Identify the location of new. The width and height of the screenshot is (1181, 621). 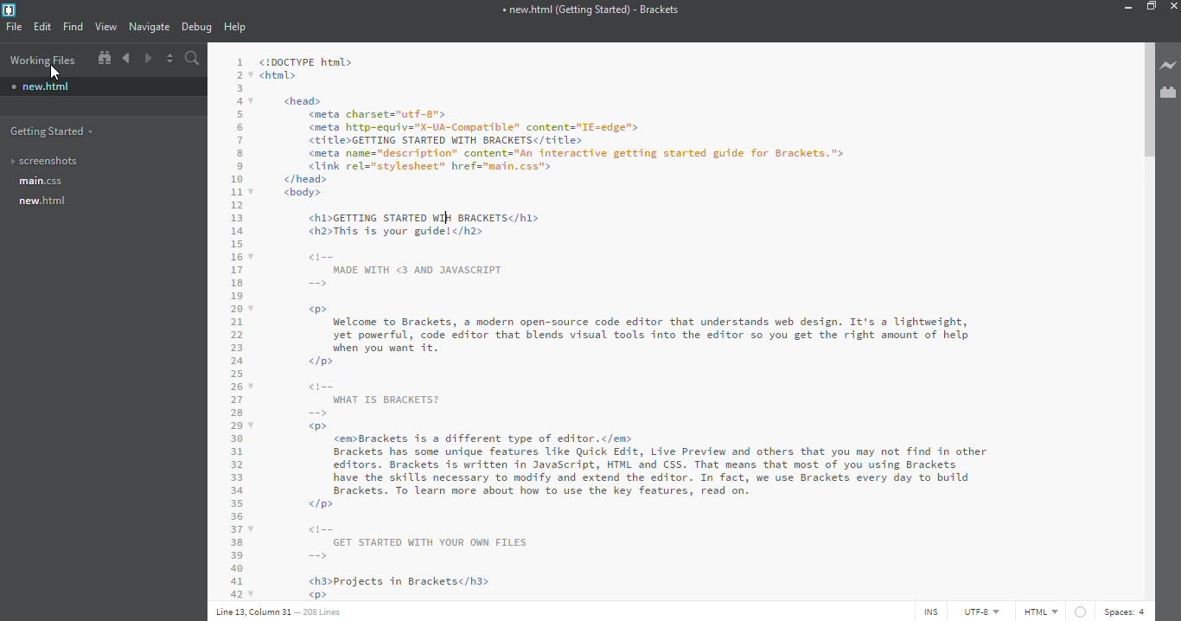
(46, 86).